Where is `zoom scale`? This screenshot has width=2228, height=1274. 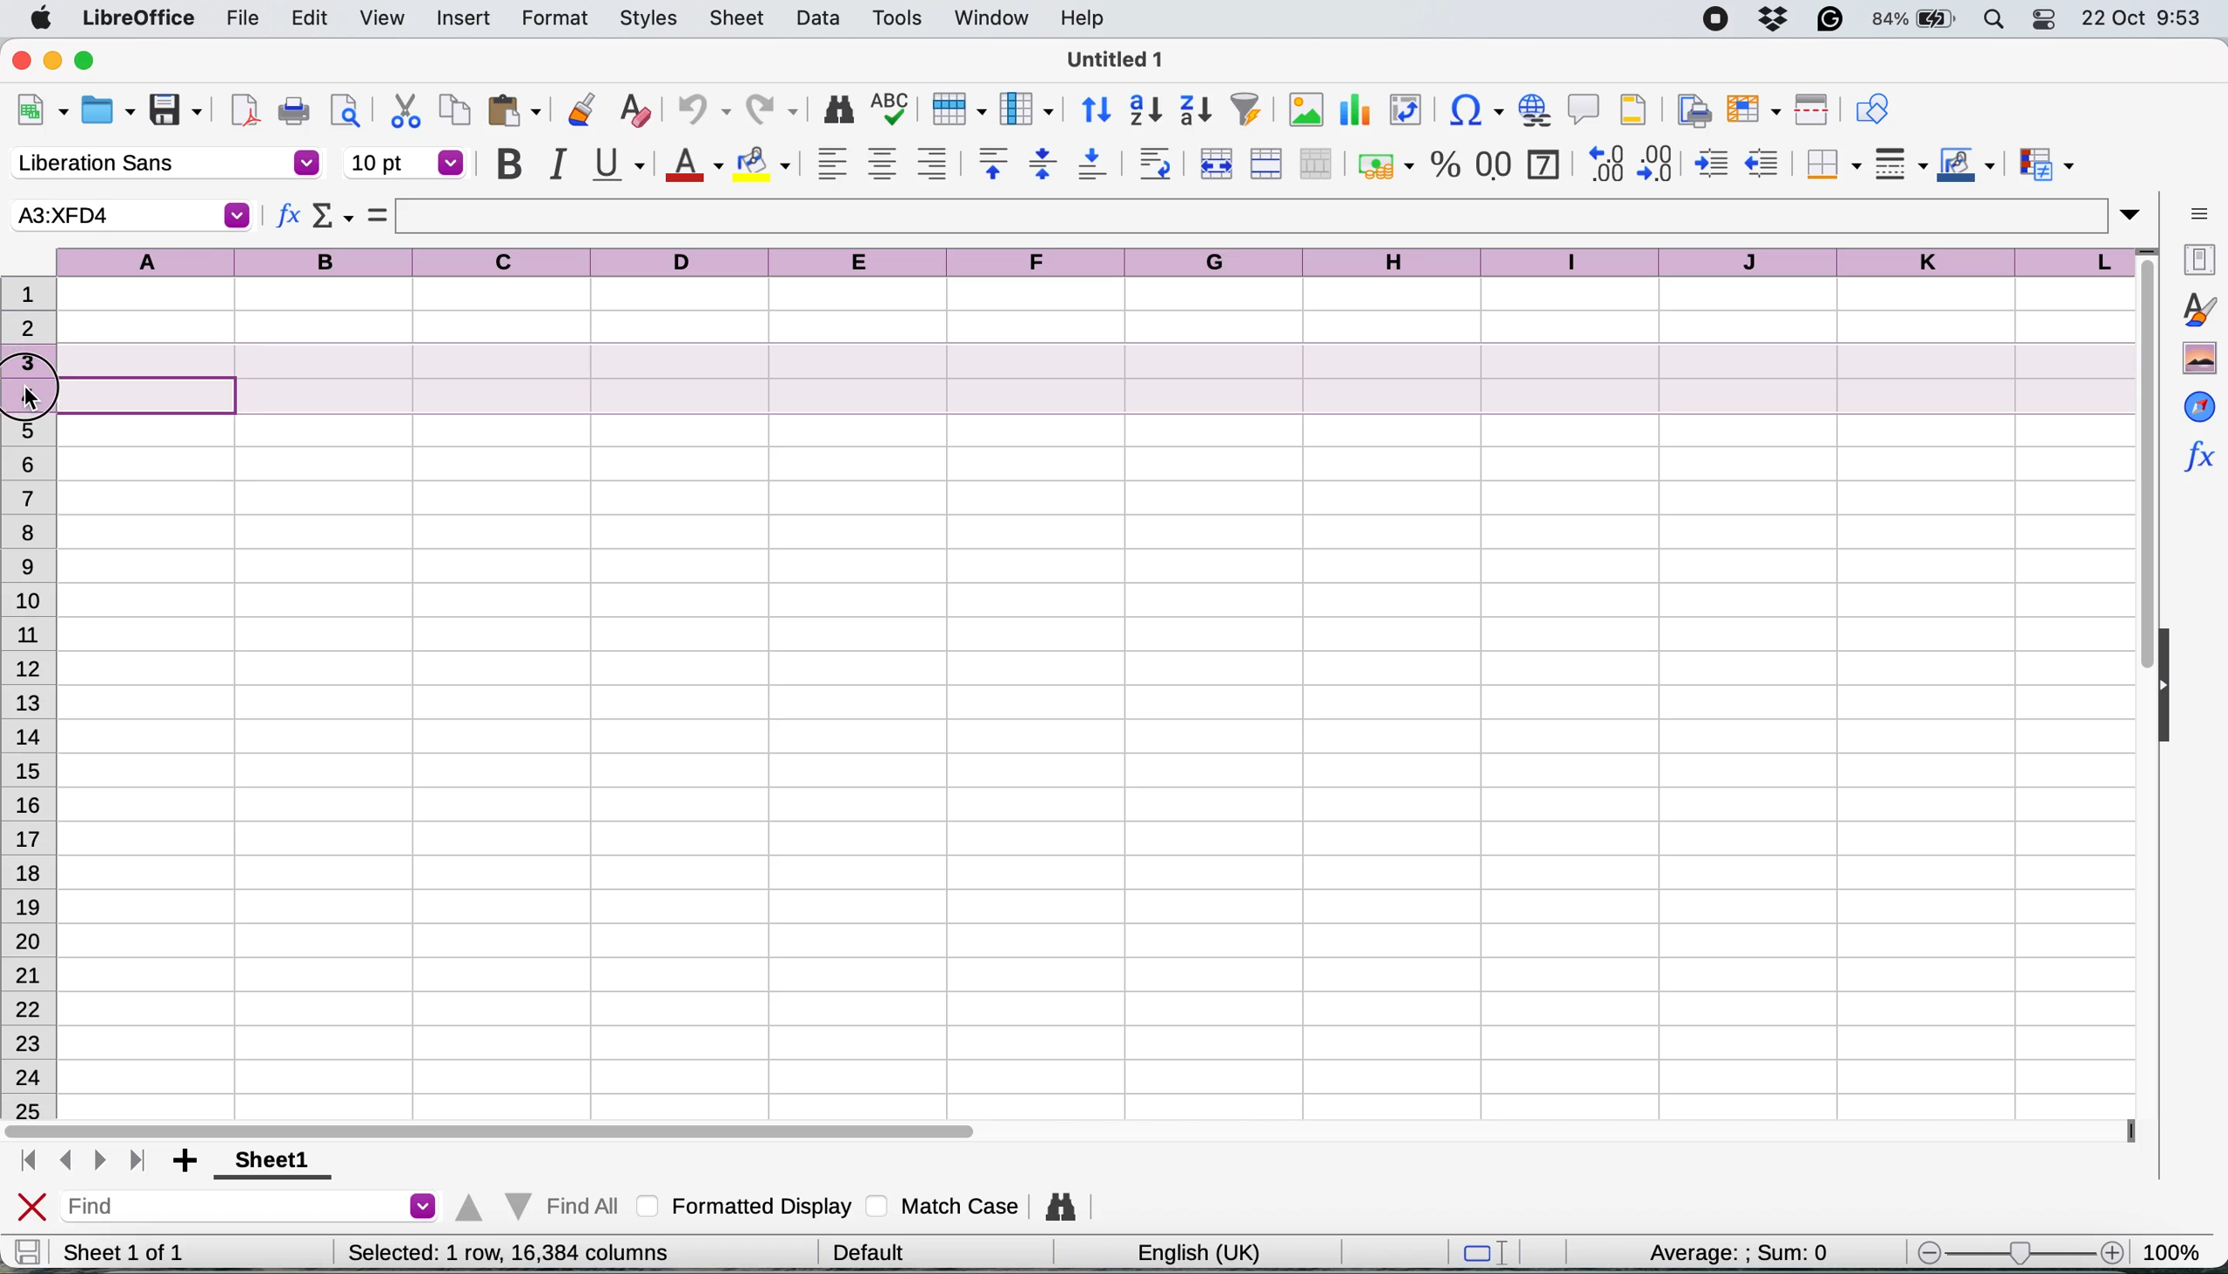 zoom scale is located at coordinates (2018, 1251).